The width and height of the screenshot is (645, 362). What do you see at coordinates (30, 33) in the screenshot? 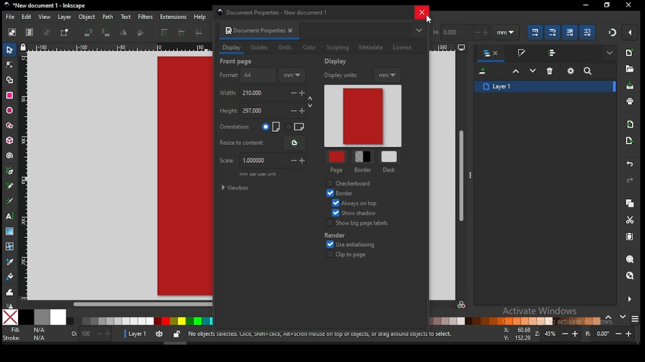
I see `select all in all layers` at bounding box center [30, 33].